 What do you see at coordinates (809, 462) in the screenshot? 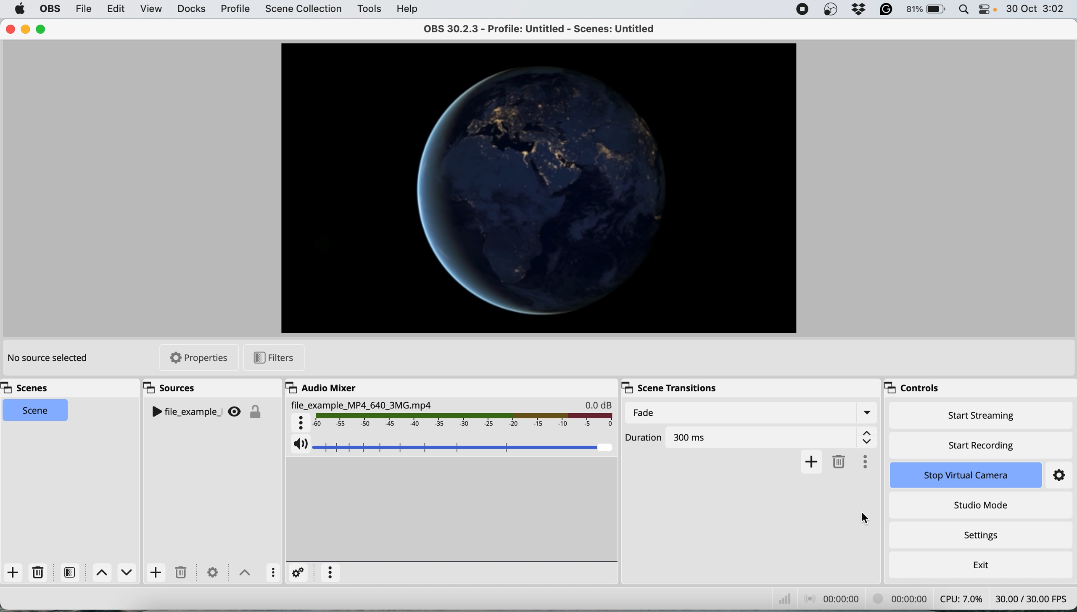
I see `add fade` at bounding box center [809, 462].